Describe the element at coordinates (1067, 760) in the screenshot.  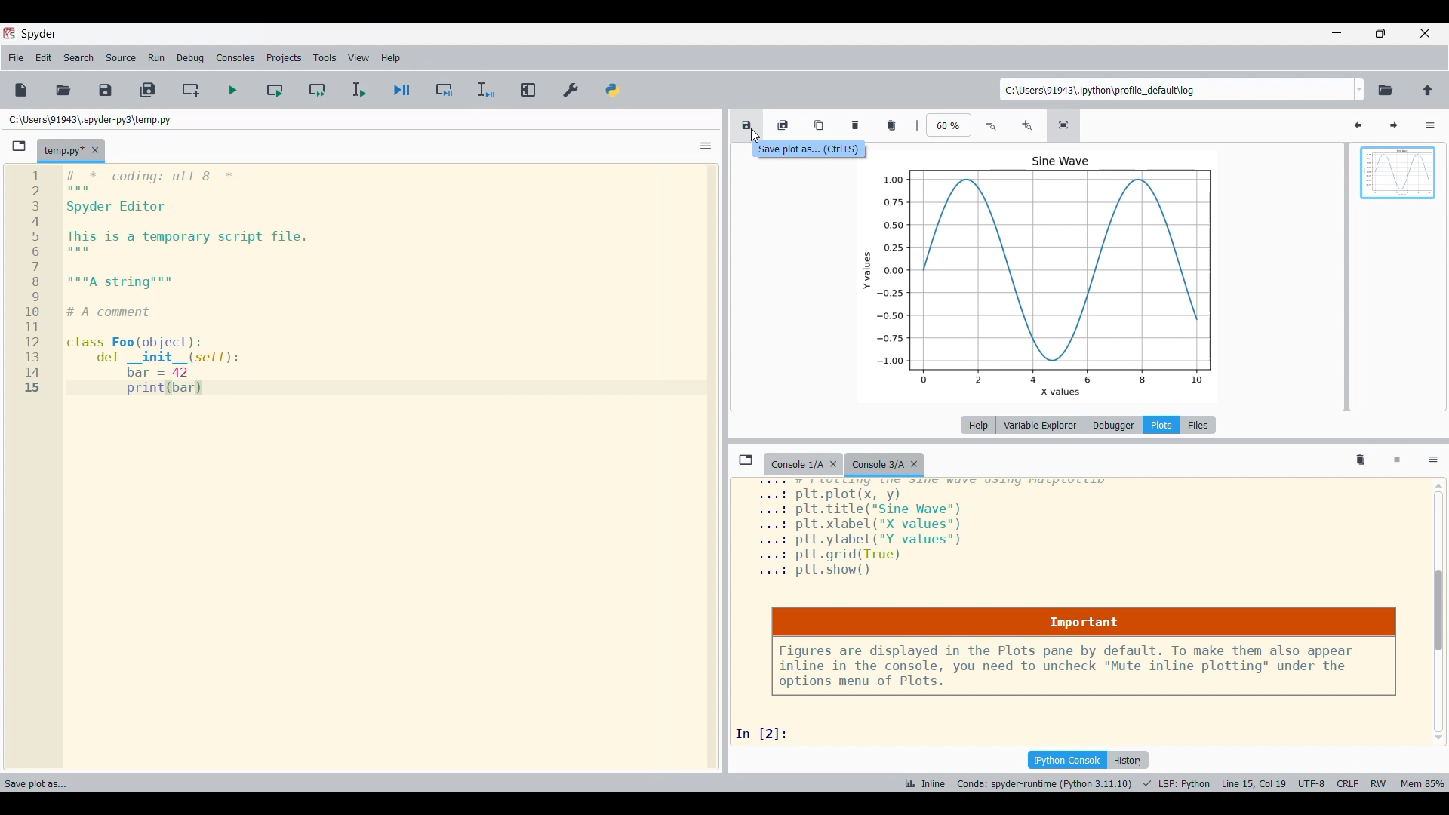
I see `IPython console` at that location.